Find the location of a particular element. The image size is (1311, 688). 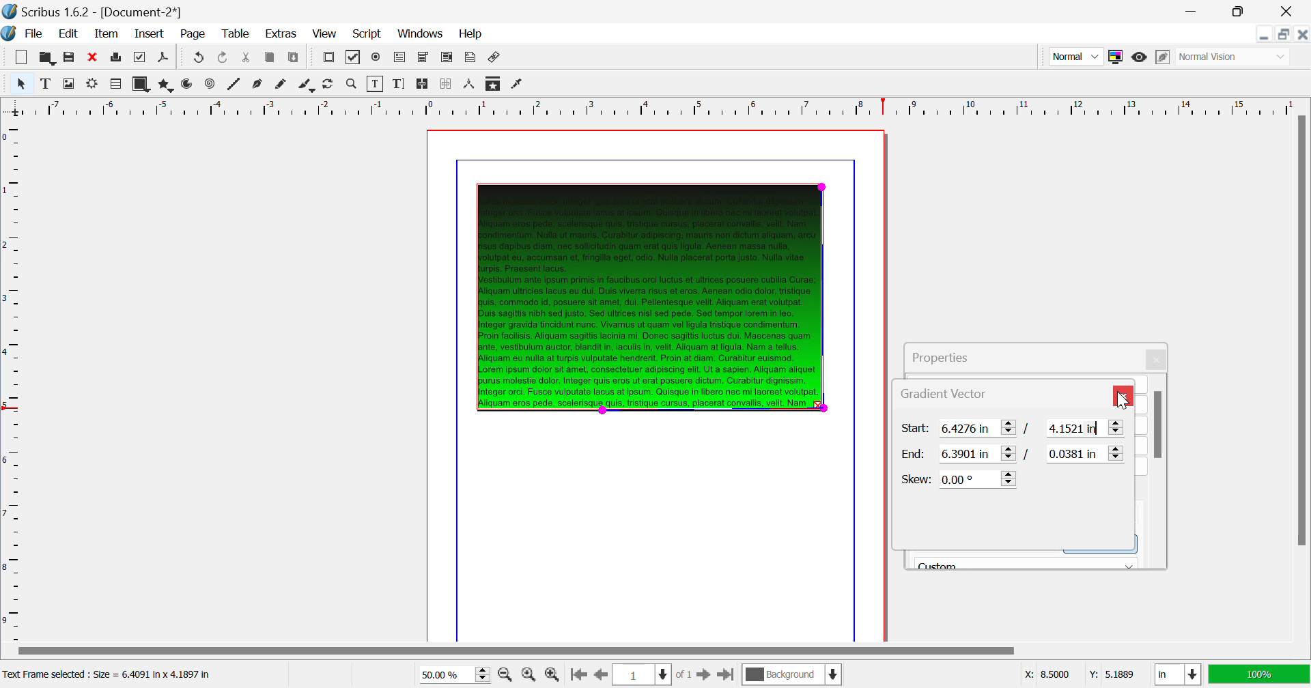

Zoom Out is located at coordinates (507, 674).